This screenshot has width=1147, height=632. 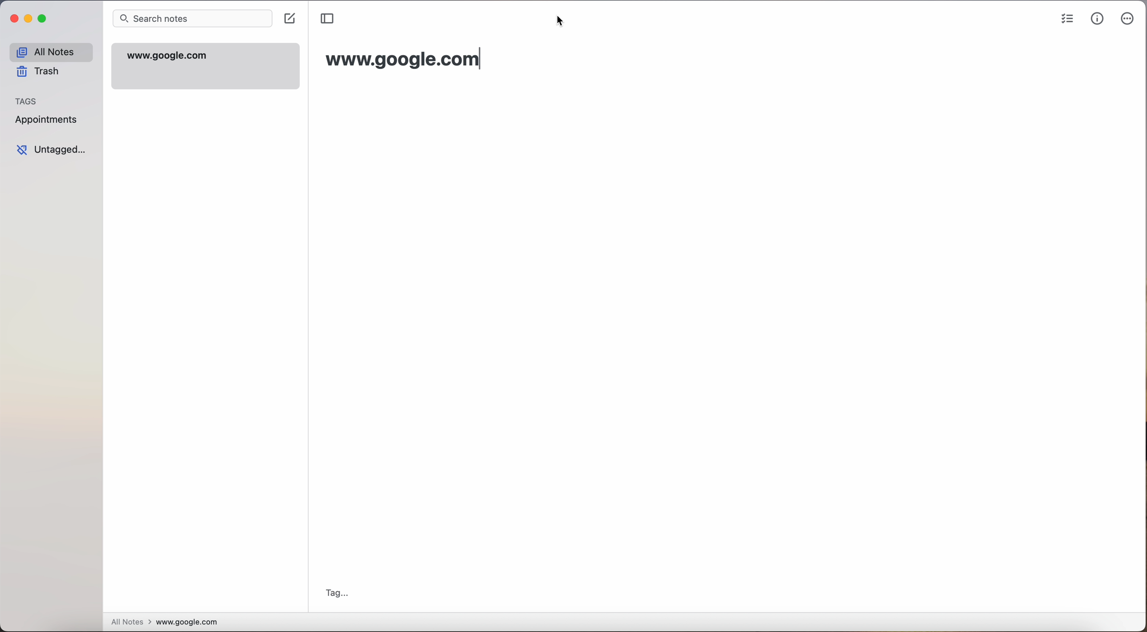 I want to click on cursor, so click(x=563, y=21).